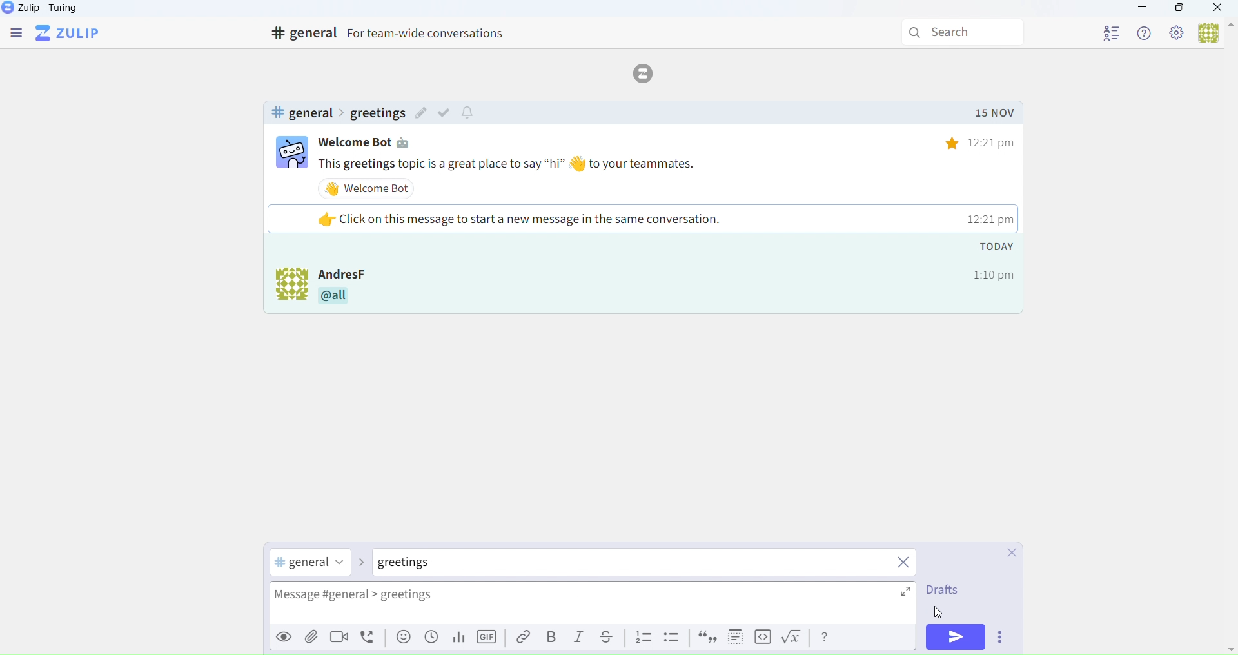 The height and width of the screenshot is (655, 1238). I want to click on Logo, so click(647, 72).